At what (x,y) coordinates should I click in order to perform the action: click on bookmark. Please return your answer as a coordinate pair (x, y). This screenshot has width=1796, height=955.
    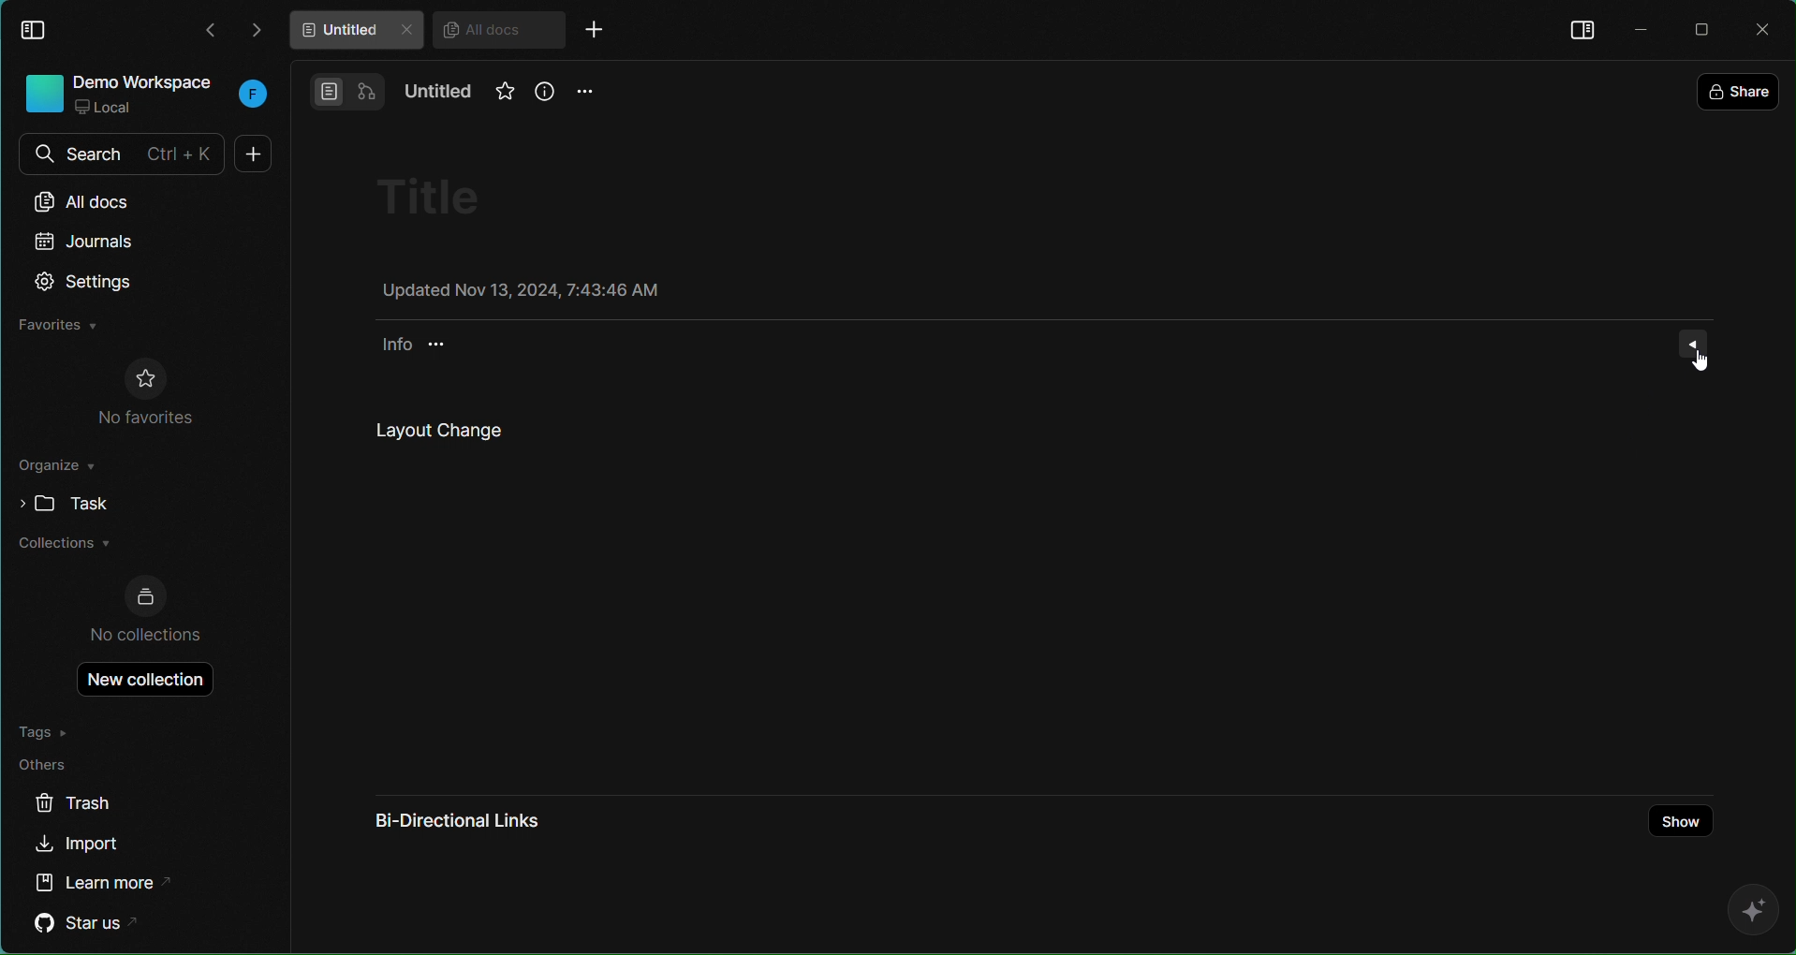
    Looking at the image, I should click on (498, 98).